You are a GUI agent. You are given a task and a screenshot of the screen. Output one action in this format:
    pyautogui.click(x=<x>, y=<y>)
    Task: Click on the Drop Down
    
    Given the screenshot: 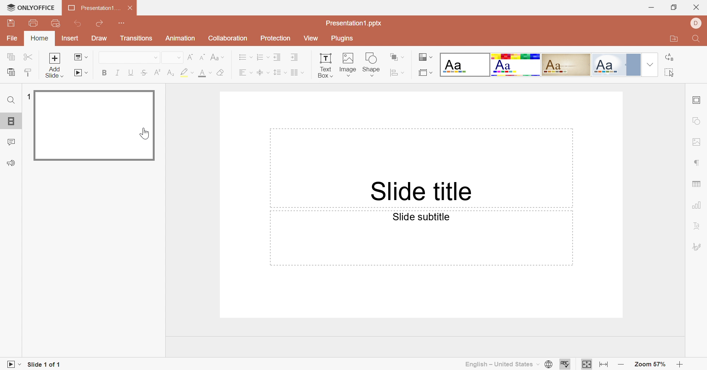 What is the action you would take?
    pyautogui.click(x=210, y=72)
    